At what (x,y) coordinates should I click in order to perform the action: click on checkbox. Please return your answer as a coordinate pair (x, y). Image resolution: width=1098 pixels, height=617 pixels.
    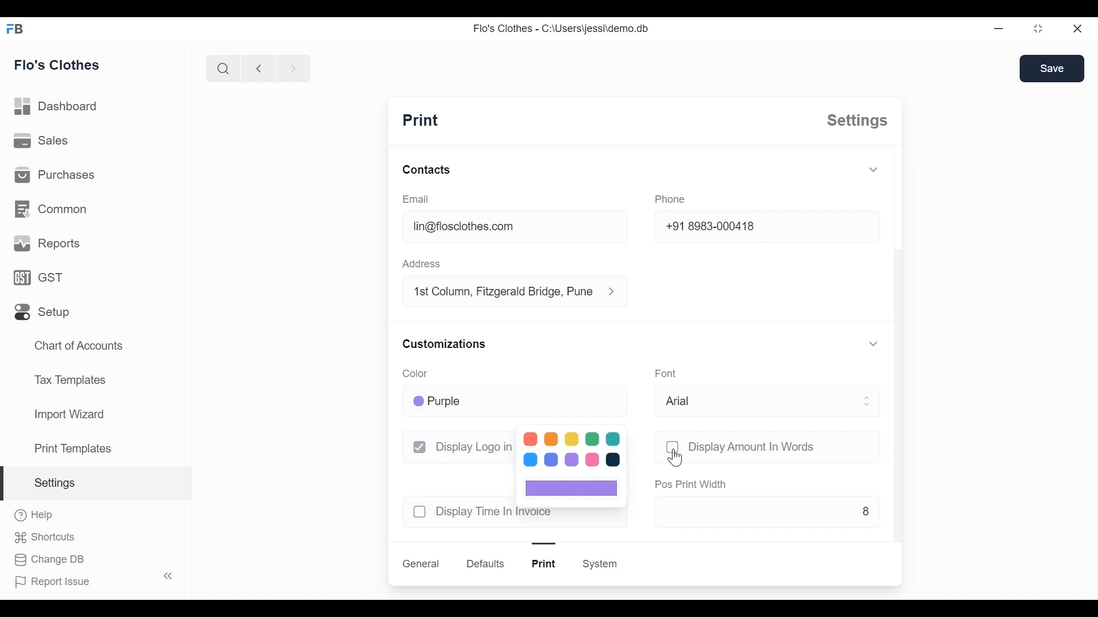
    Looking at the image, I should click on (420, 447).